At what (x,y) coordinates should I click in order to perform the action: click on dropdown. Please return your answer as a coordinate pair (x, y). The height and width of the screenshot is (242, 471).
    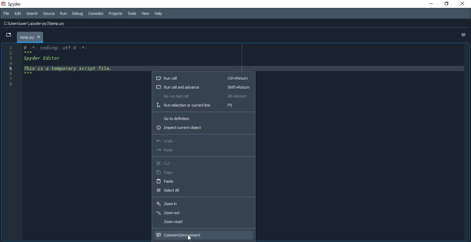
    Looking at the image, I should click on (8, 35).